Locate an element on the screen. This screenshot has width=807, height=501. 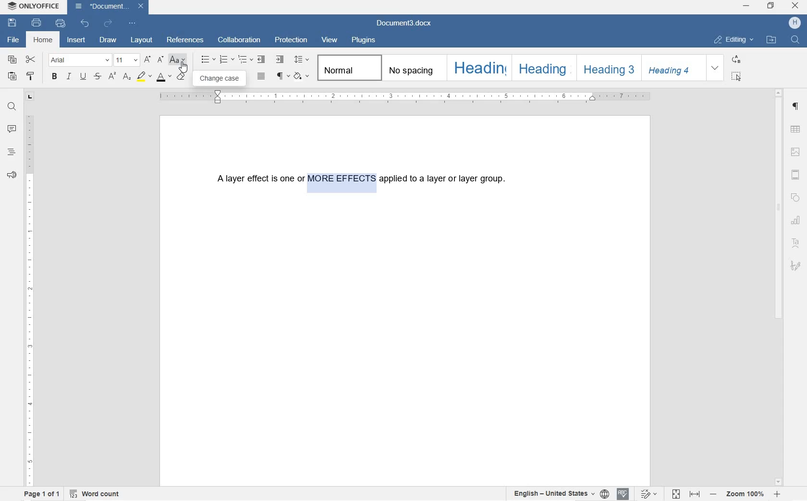
FONT SIZE is located at coordinates (126, 60).